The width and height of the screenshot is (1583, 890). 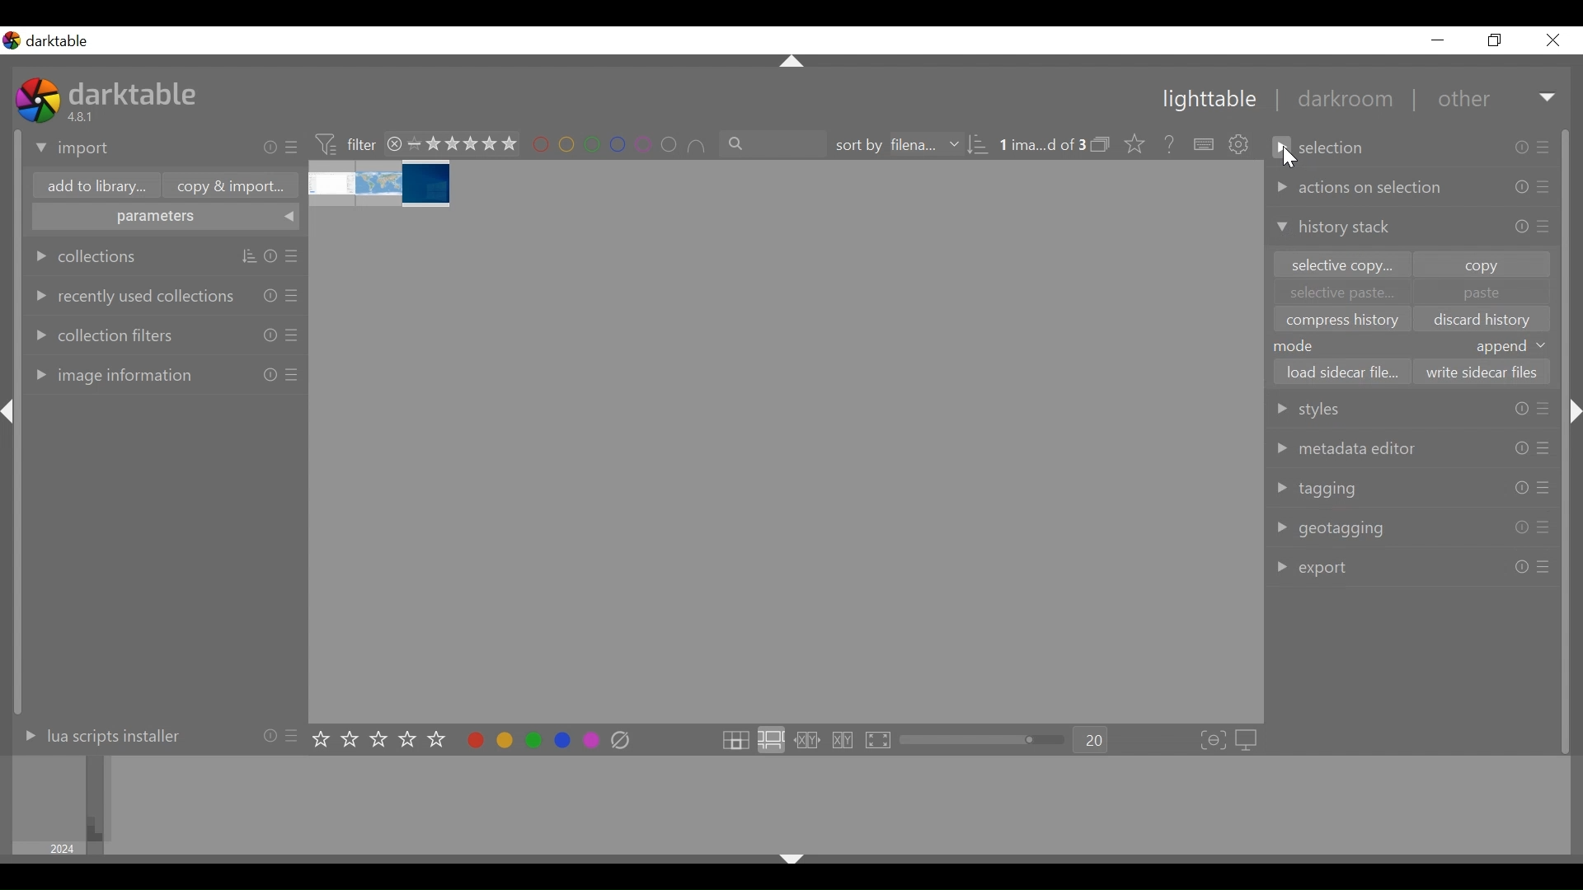 I want to click on history stack, so click(x=1333, y=227).